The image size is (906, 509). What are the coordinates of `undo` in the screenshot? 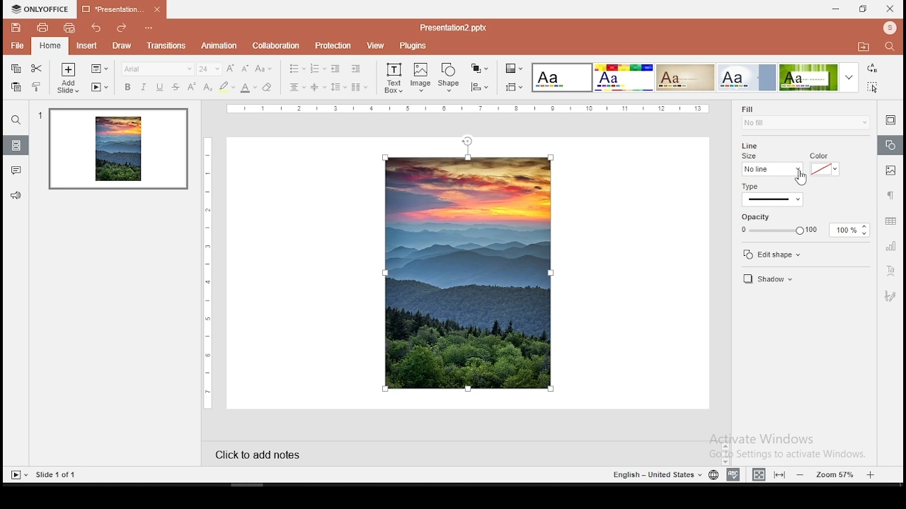 It's located at (96, 30).